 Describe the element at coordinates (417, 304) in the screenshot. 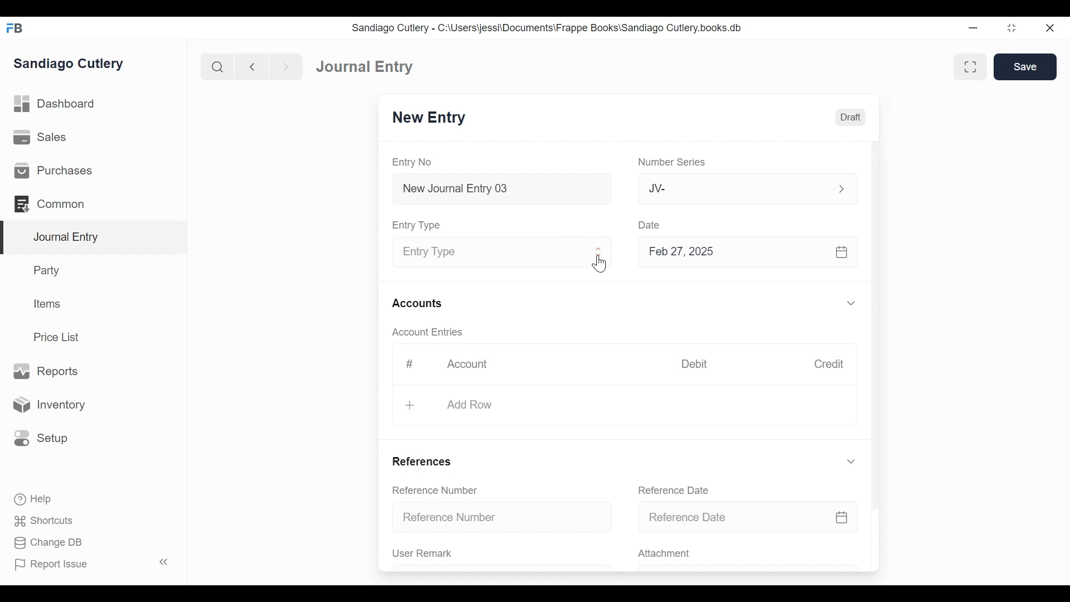

I see `Accounts` at that location.